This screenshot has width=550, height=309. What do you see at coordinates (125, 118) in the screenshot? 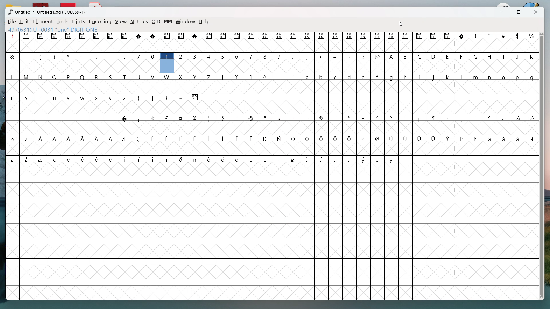
I see `symbol` at bounding box center [125, 118].